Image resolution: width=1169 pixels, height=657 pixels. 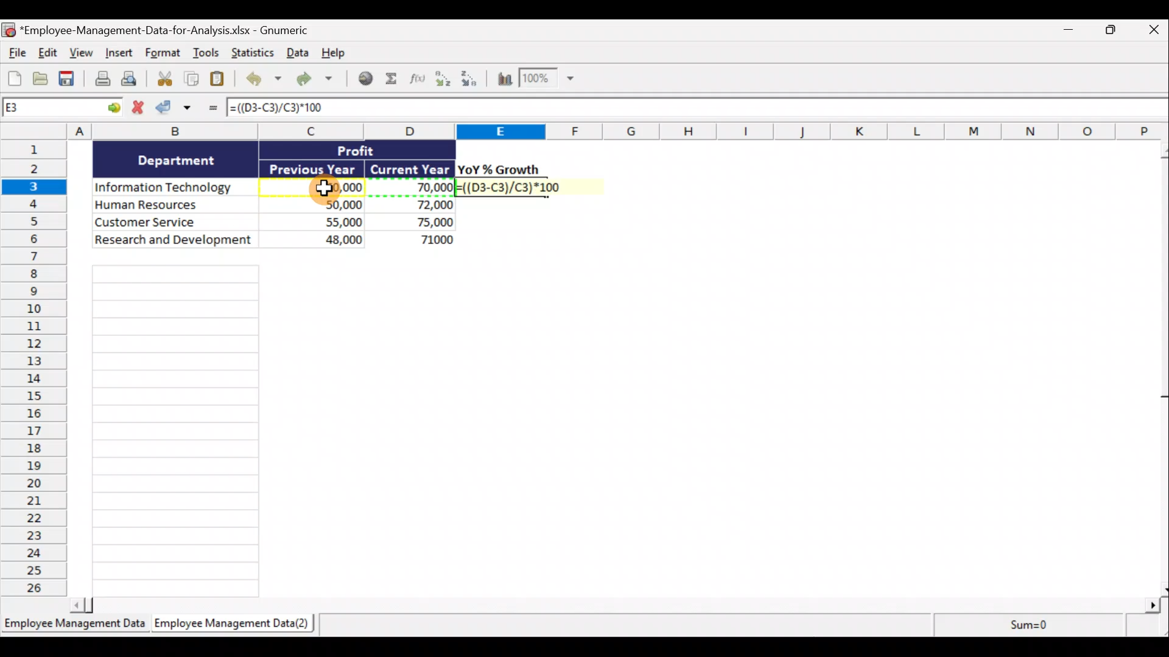 I want to click on Statistics, so click(x=251, y=53).